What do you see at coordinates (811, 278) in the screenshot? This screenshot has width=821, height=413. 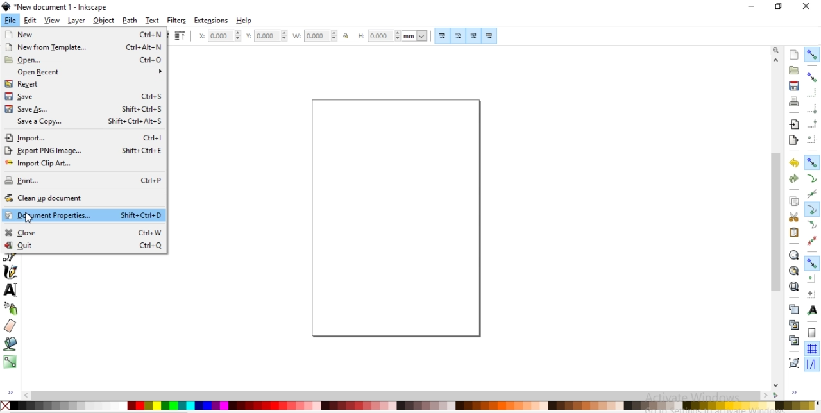 I see `snap centers of objects` at bounding box center [811, 278].